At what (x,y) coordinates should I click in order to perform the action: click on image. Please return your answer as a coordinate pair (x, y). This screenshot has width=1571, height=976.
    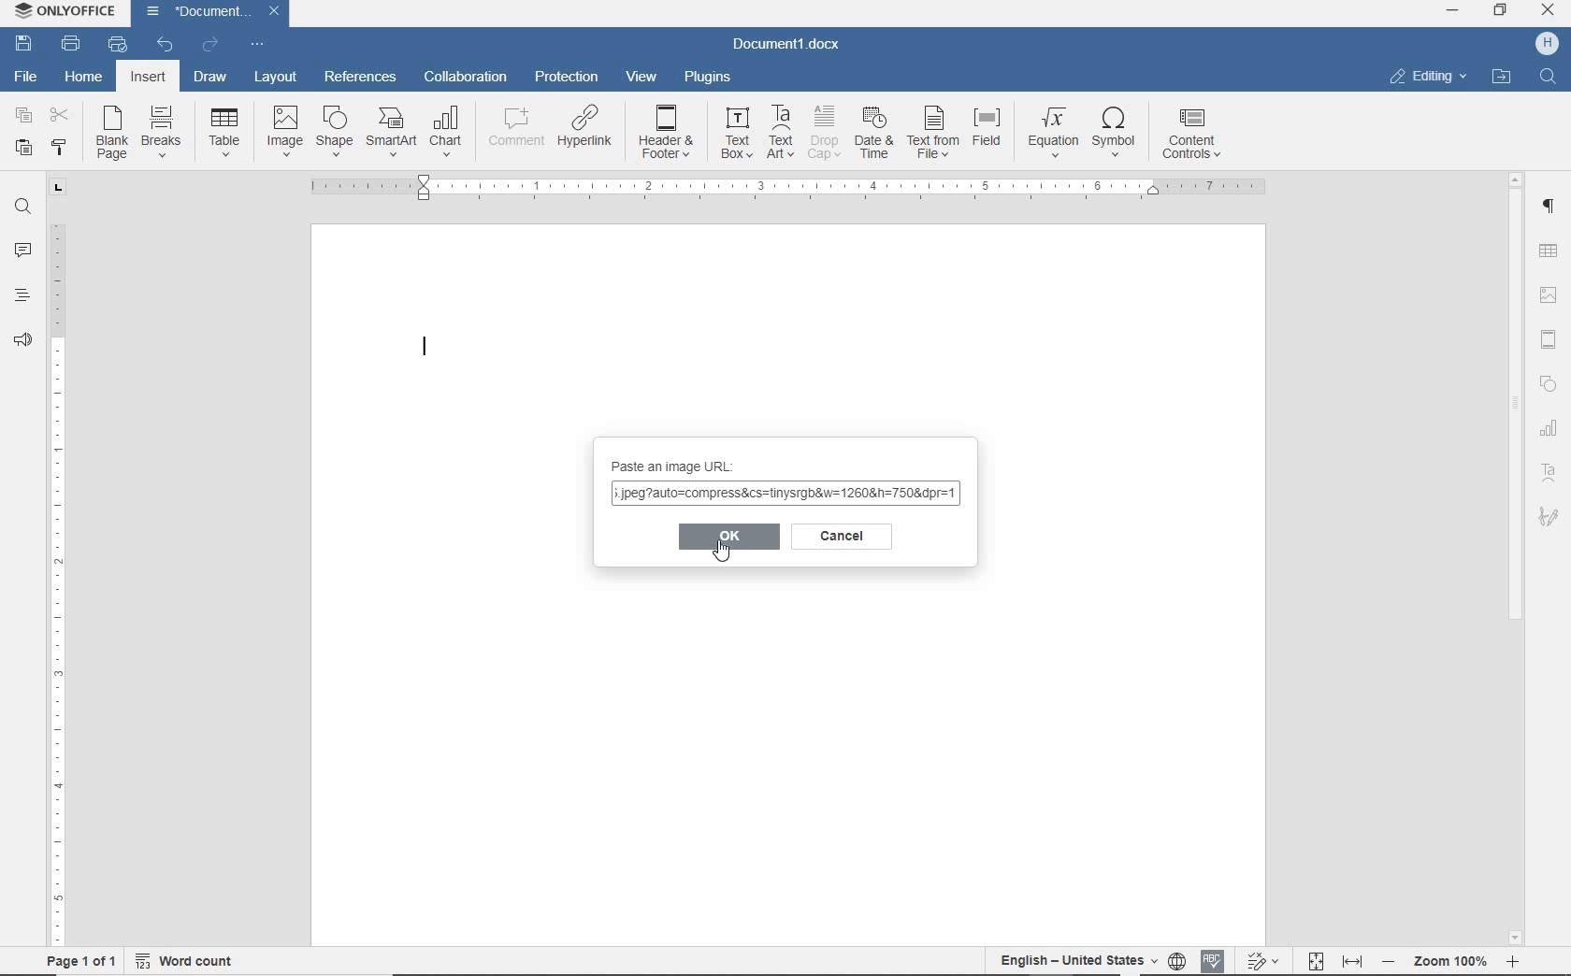
    Looking at the image, I should click on (1550, 294).